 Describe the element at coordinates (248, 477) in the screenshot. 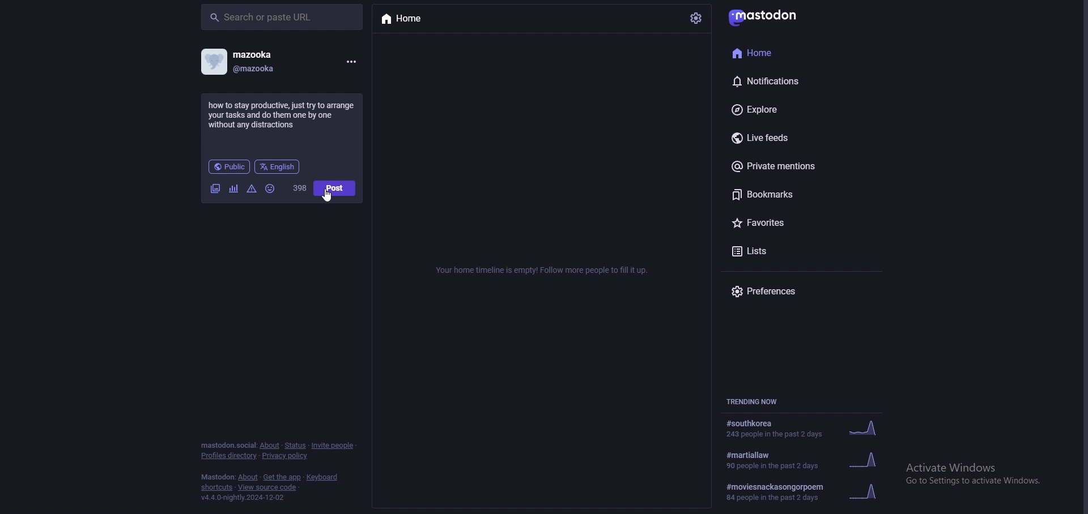

I see `about` at that location.